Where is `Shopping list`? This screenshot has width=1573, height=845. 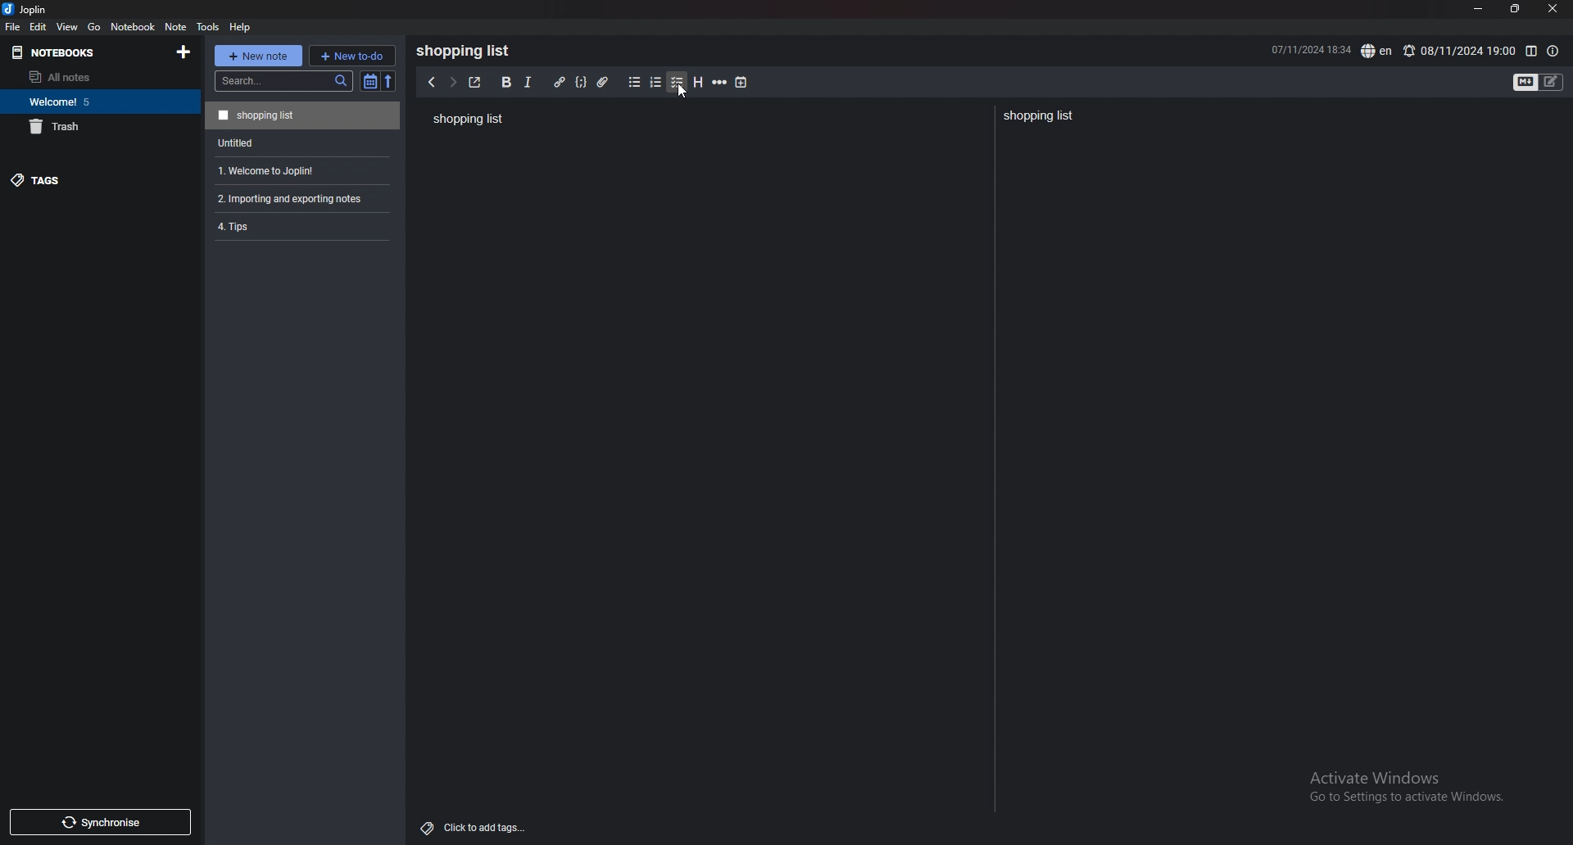 Shopping list is located at coordinates (1040, 116).